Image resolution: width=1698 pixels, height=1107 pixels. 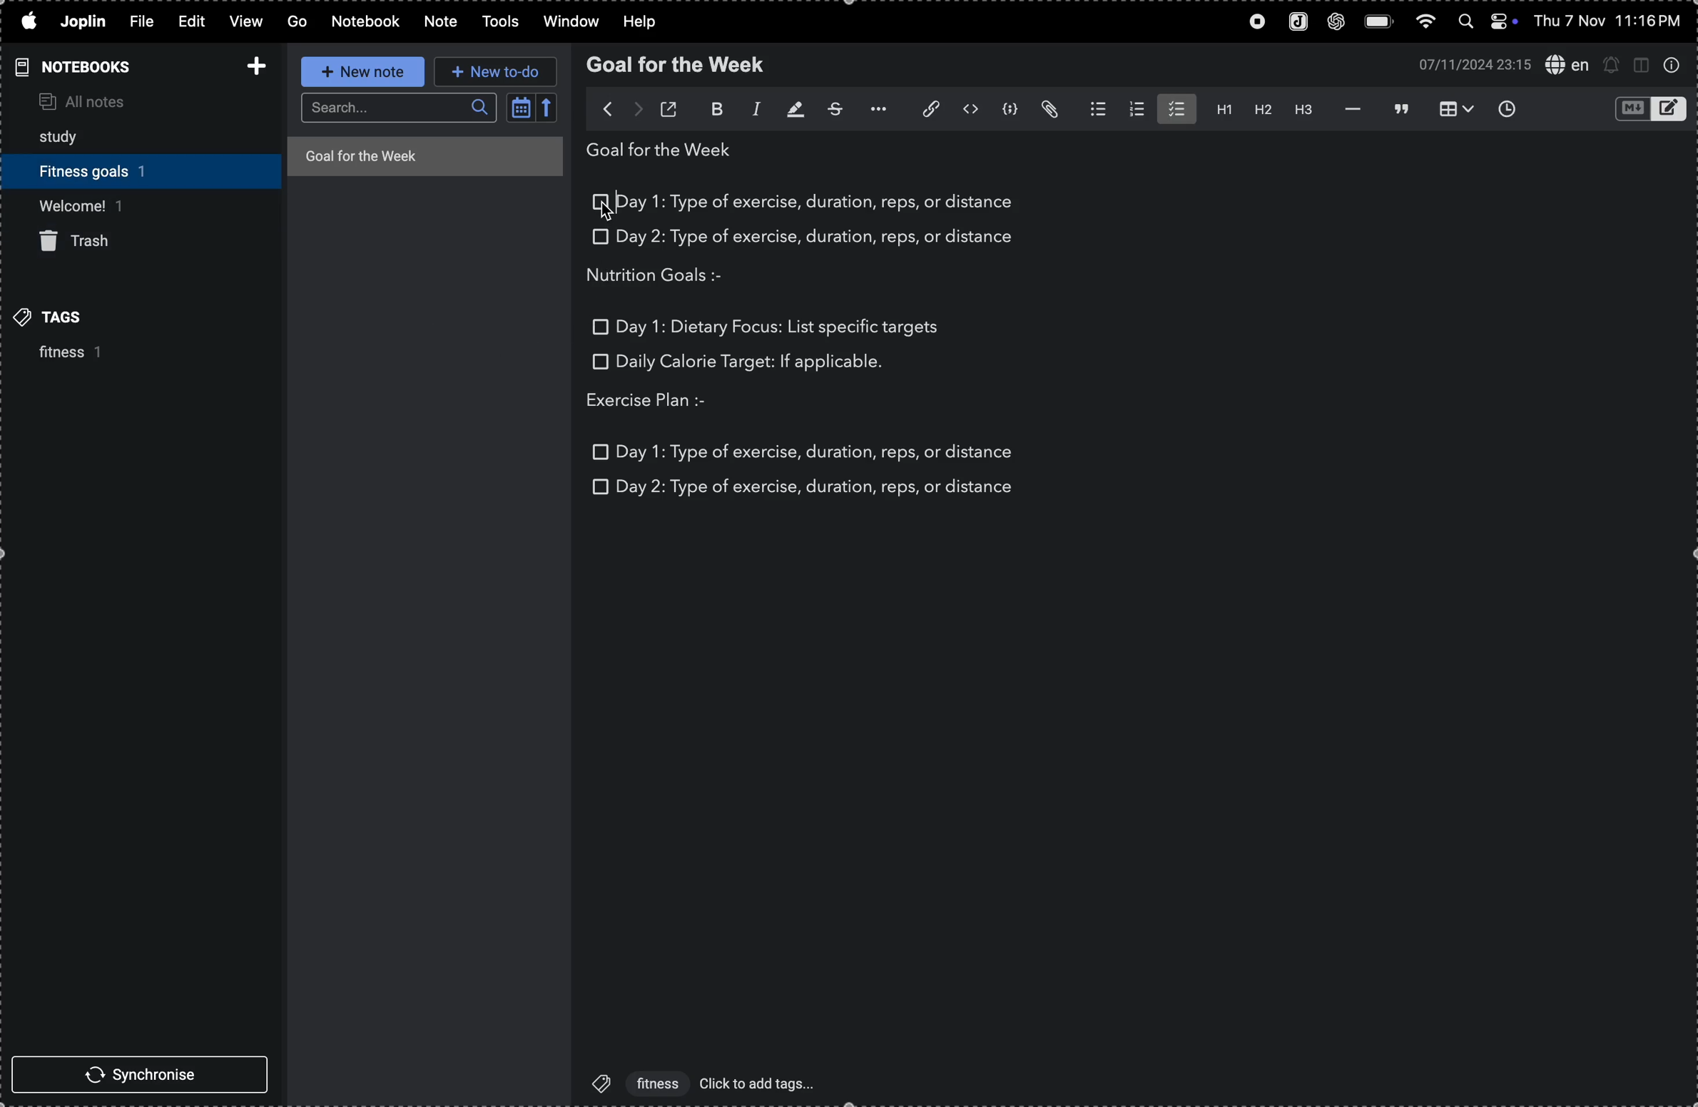 What do you see at coordinates (298, 21) in the screenshot?
I see `GO` at bounding box center [298, 21].